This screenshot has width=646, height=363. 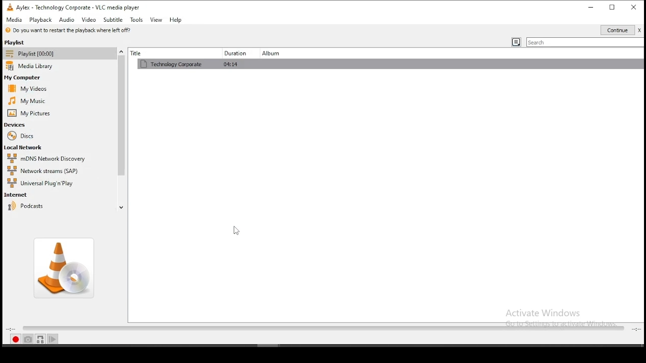 I want to click on title, so click(x=166, y=53).